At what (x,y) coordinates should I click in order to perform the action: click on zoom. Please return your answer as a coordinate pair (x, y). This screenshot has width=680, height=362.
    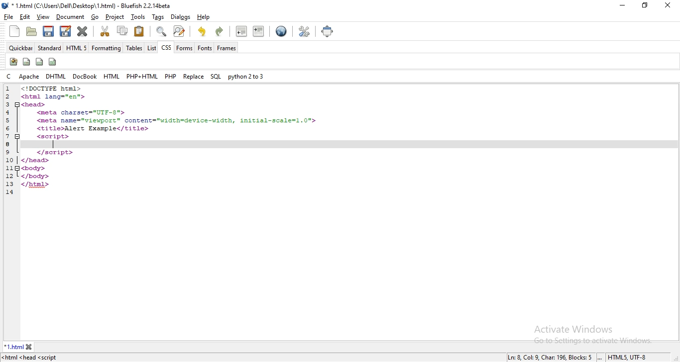
    Looking at the image, I should click on (160, 31).